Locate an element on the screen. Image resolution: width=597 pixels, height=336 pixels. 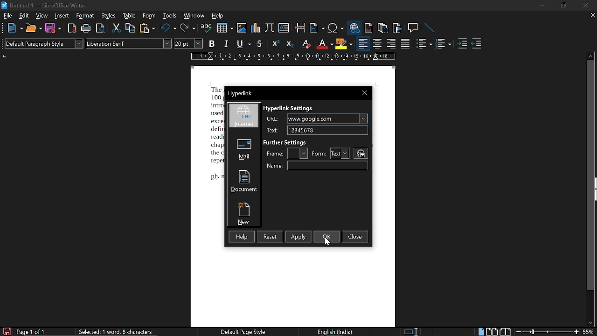
align center is located at coordinates (378, 44).